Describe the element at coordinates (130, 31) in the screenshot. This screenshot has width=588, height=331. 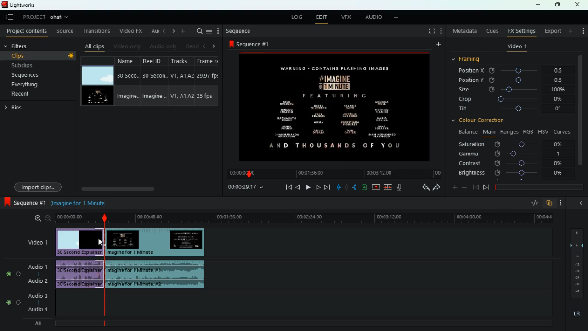
I see `video fx` at that location.